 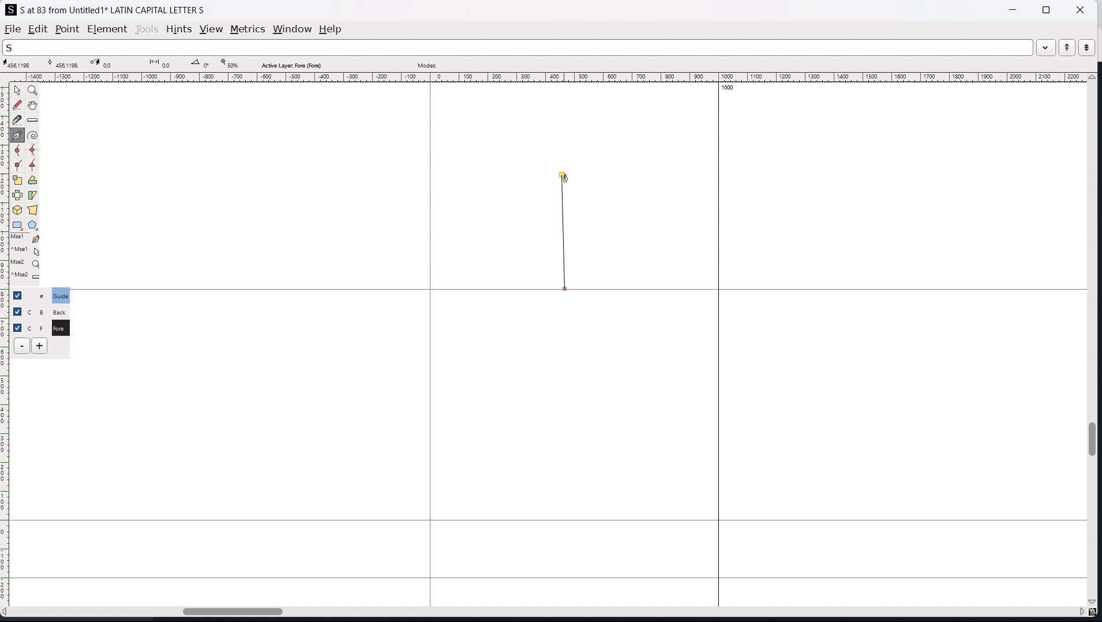 I want to click on S at 83 from Untitled 1 LATIN CAPITAL LETTER S, so click(x=113, y=9).